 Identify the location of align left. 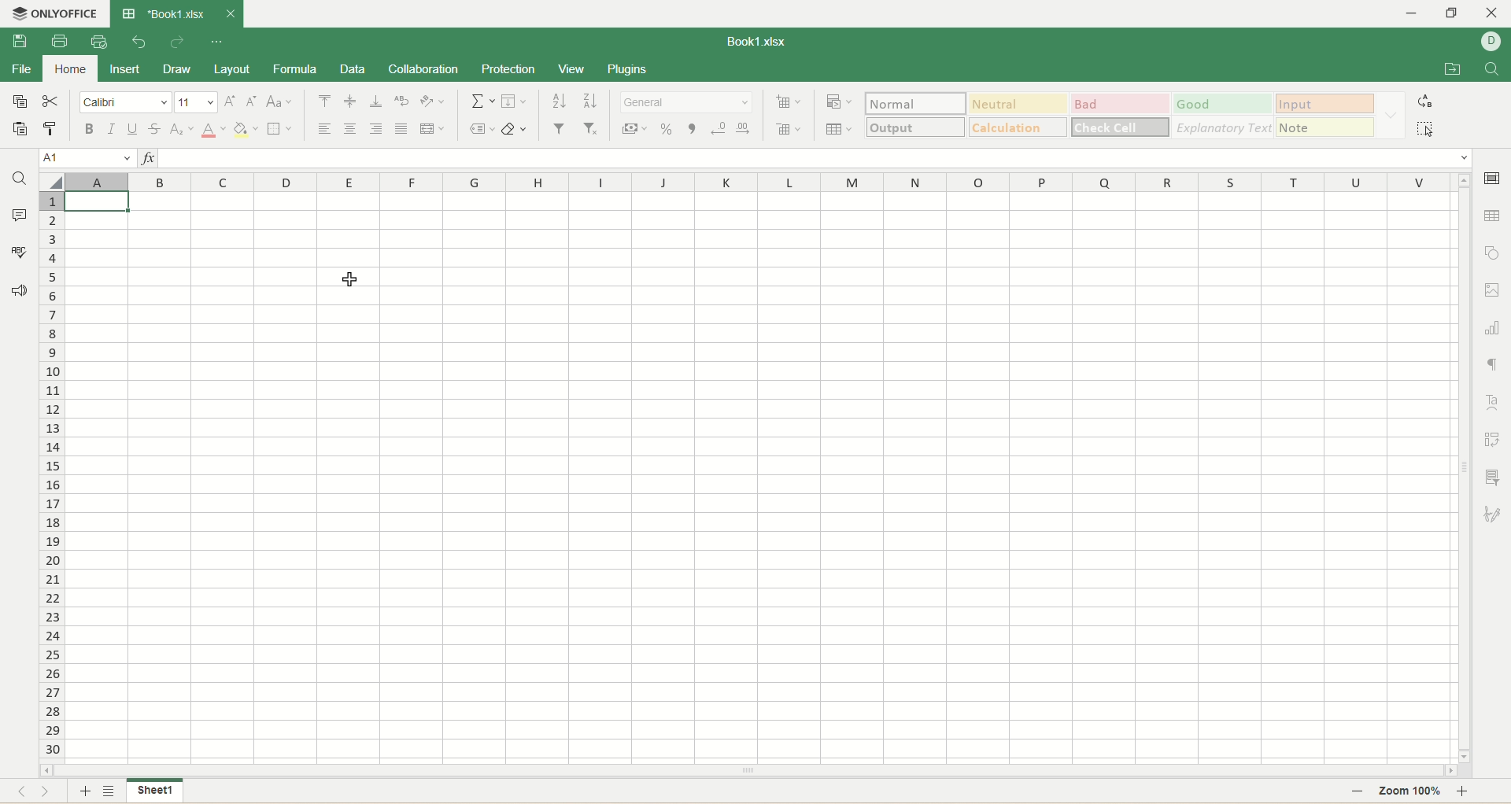
(321, 131).